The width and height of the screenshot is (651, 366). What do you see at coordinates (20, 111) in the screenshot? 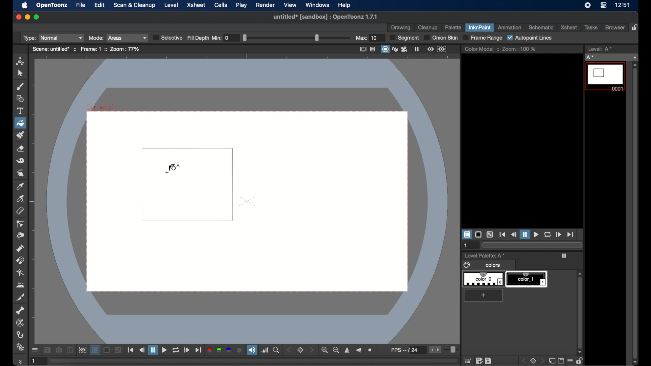
I see `text` at bounding box center [20, 111].